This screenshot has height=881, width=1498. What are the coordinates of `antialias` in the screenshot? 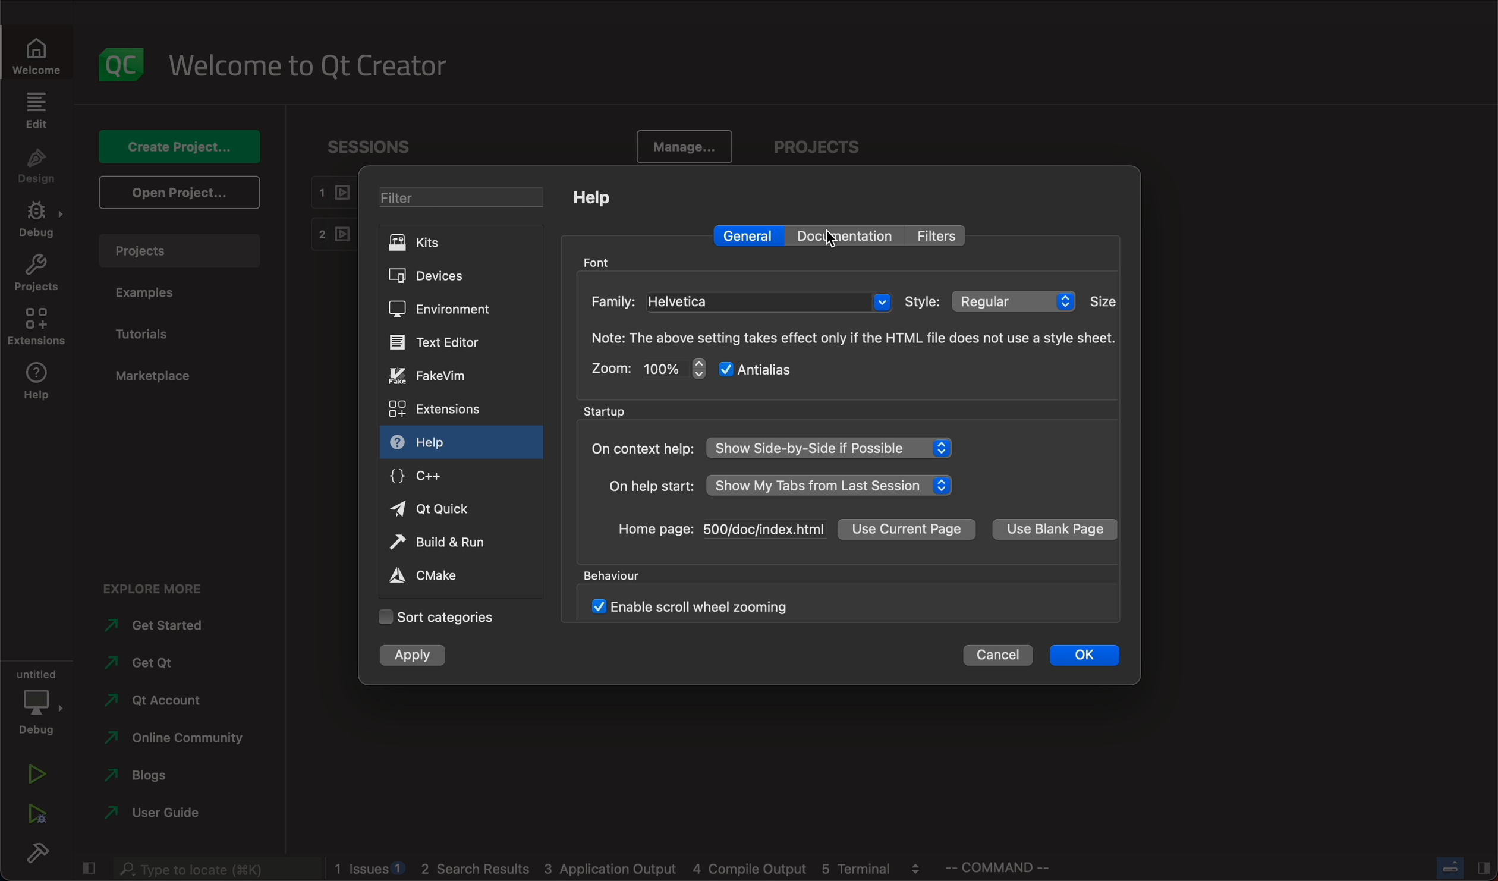 It's located at (771, 369).